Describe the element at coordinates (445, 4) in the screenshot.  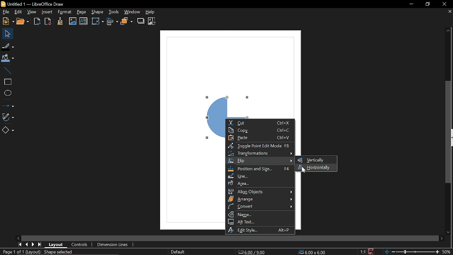
I see `Close` at that location.